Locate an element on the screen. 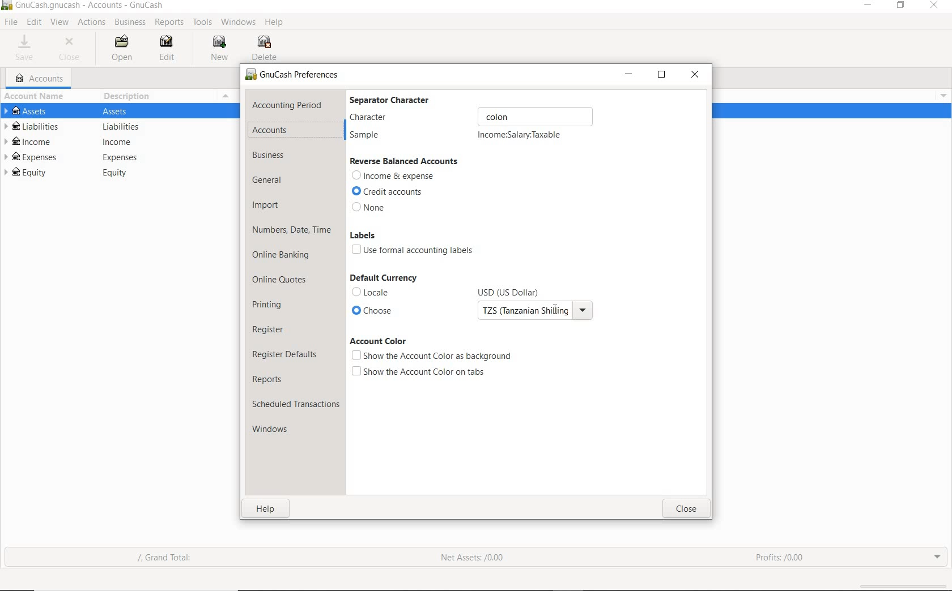  character is located at coordinates (402, 117).